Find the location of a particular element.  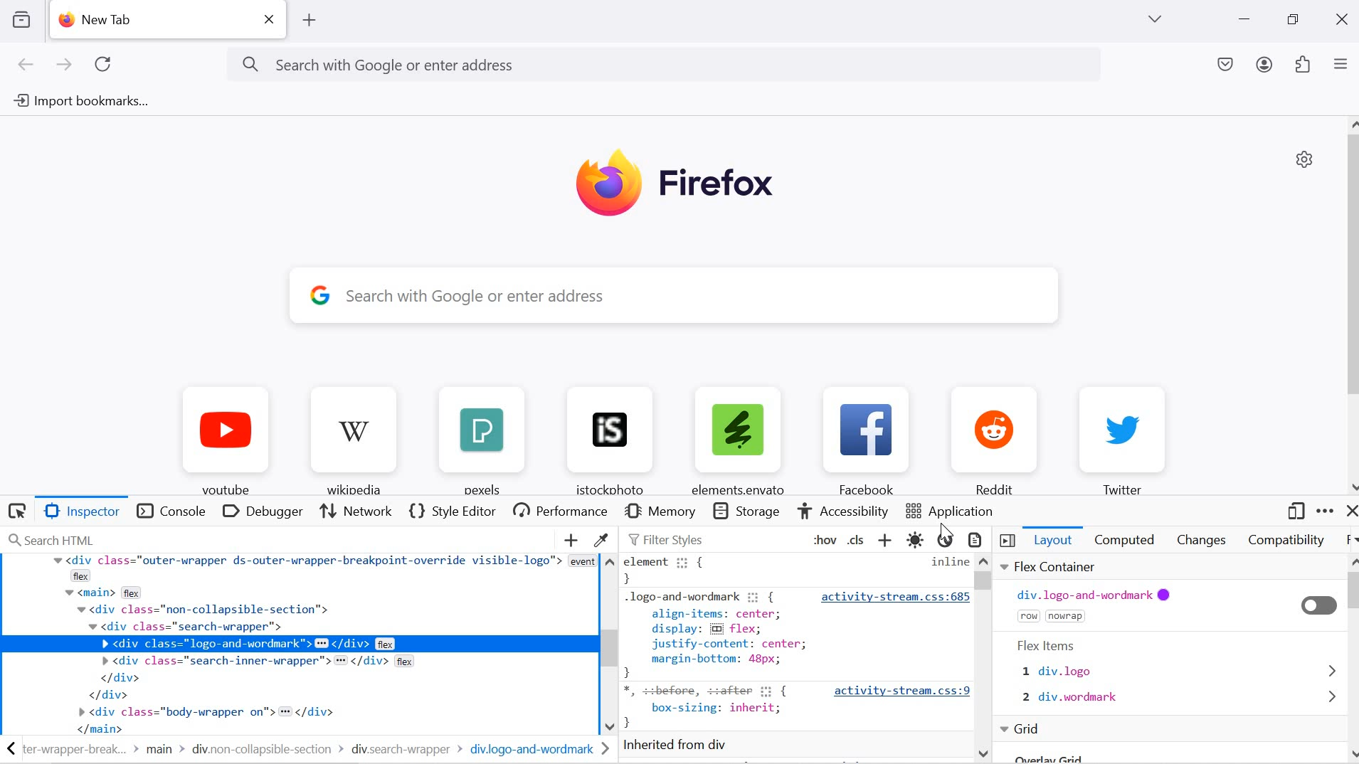

 is located at coordinates (84, 511).